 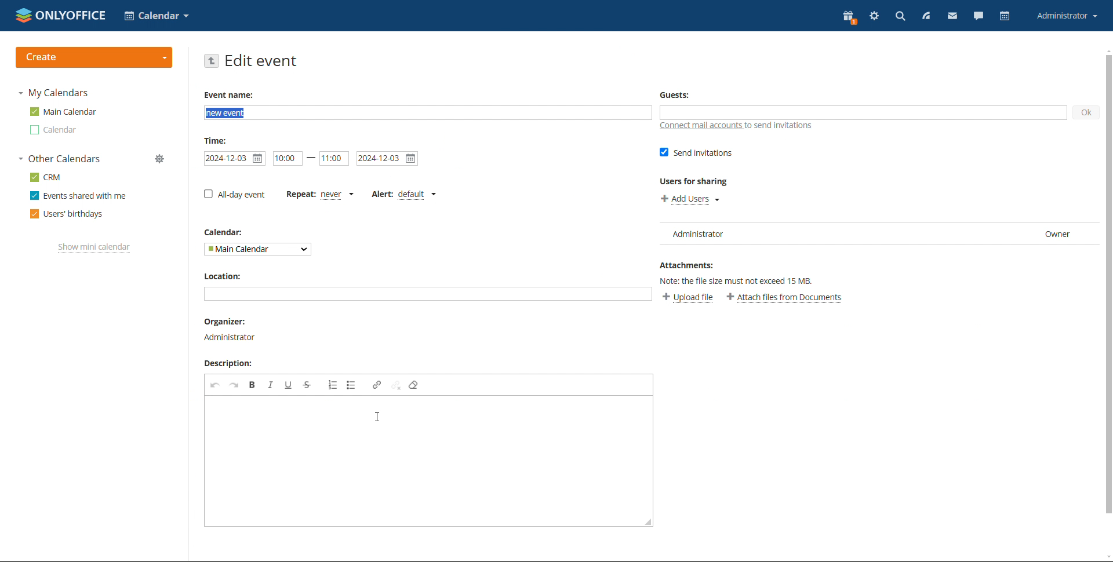 What do you see at coordinates (900, 17) in the screenshot?
I see `search` at bounding box center [900, 17].